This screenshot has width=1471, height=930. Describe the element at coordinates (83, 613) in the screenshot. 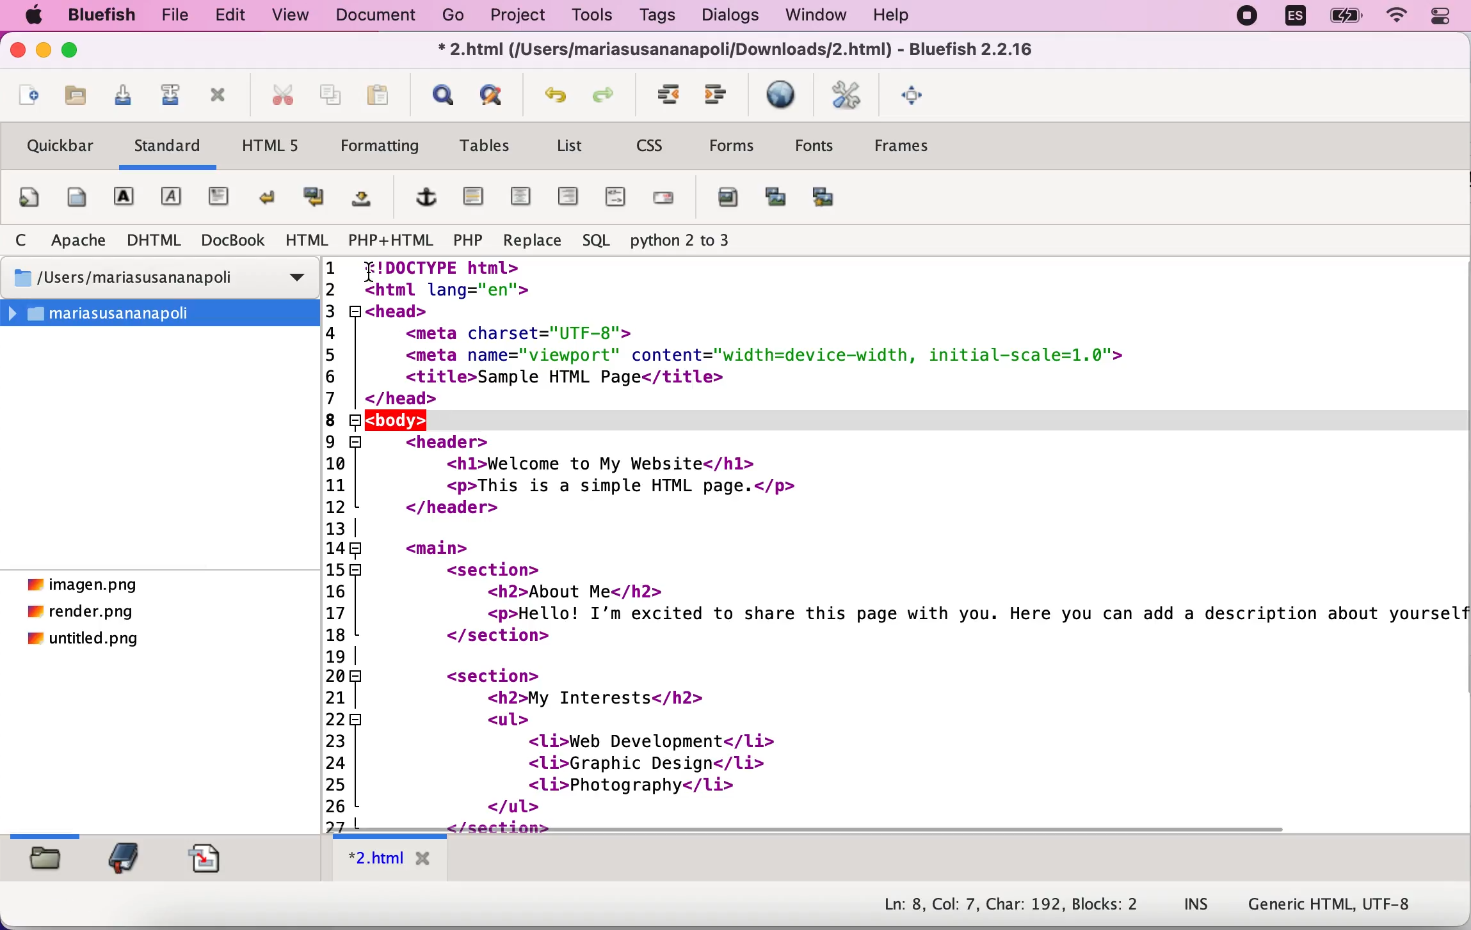

I see `render.png` at that location.